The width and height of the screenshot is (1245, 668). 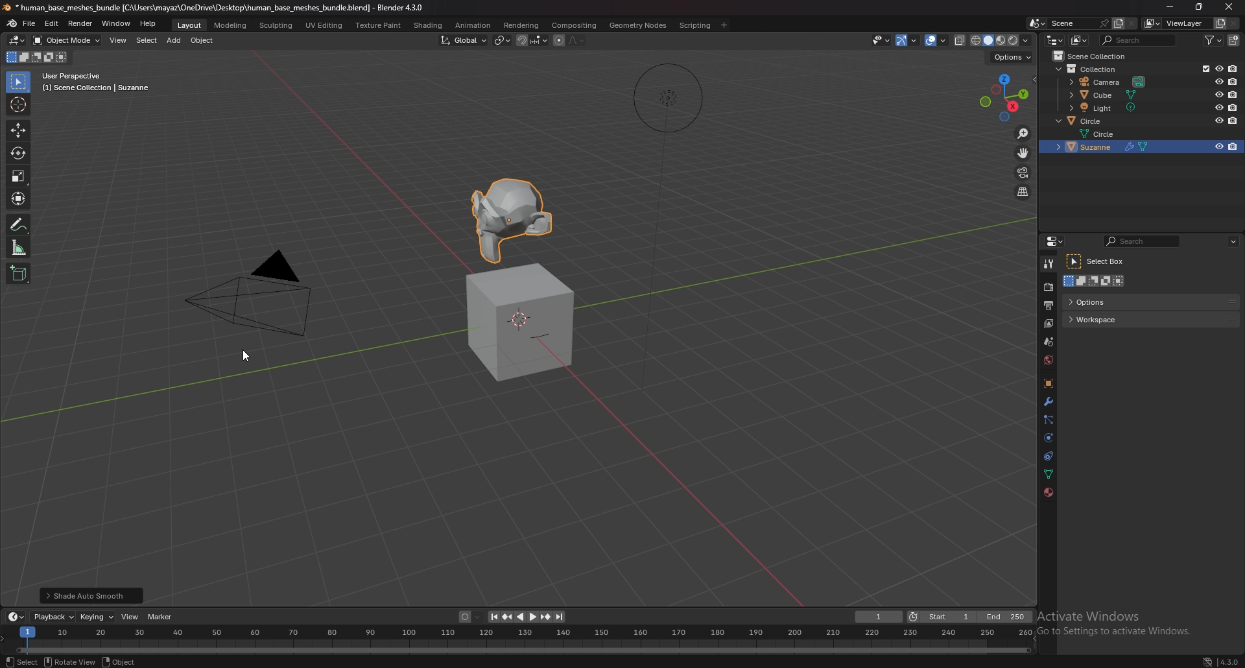 What do you see at coordinates (464, 40) in the screenshot?
I see `transform orientation` at bounding box center [464, 40].